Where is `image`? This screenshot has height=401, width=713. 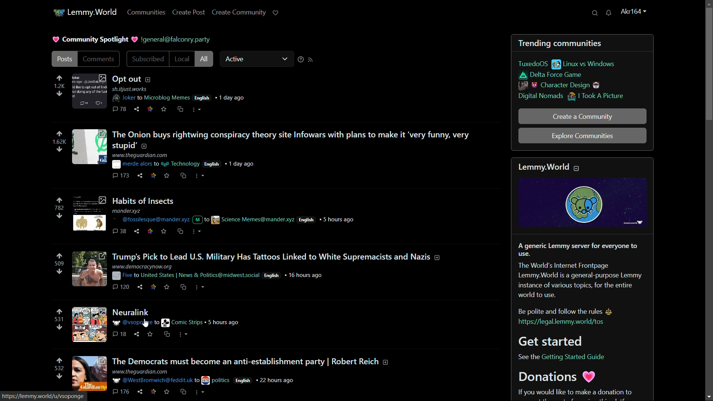
image is located at coordinates (89, 270).